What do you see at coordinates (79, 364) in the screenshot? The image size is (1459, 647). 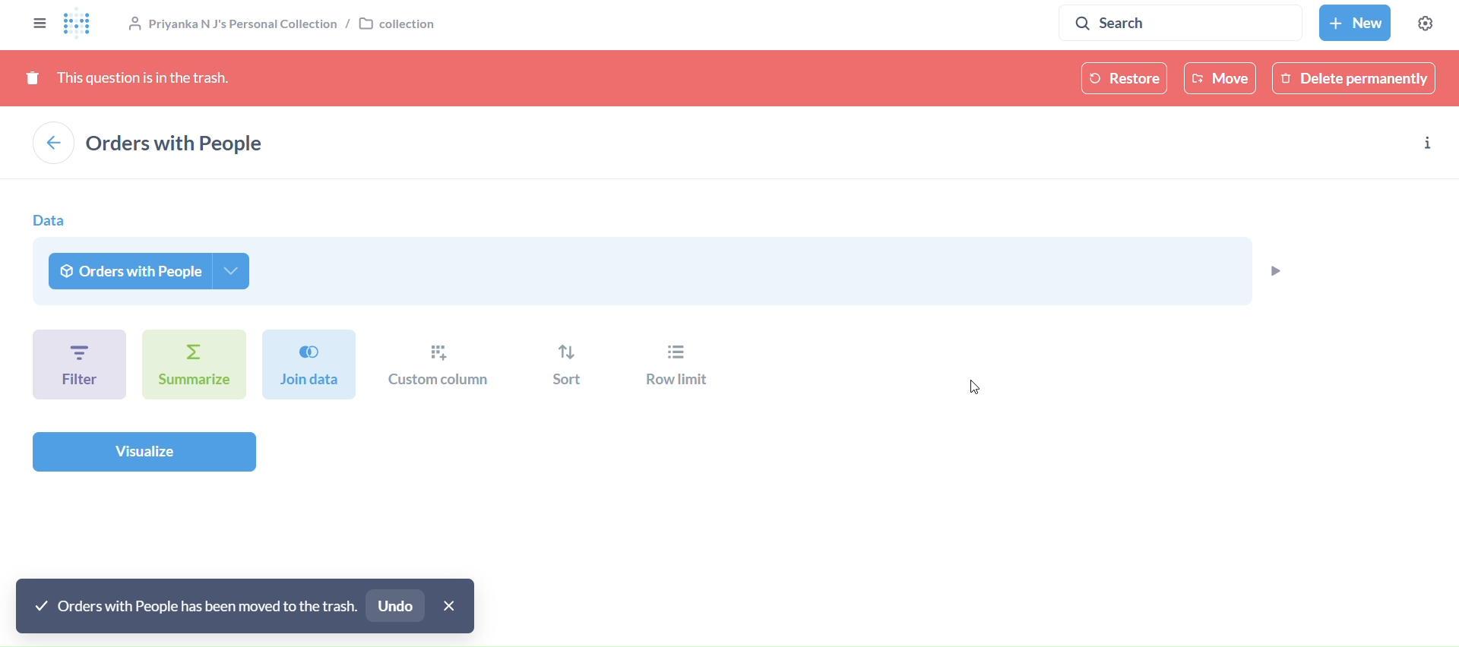 I see `filter` at bounding box center [79, 364].